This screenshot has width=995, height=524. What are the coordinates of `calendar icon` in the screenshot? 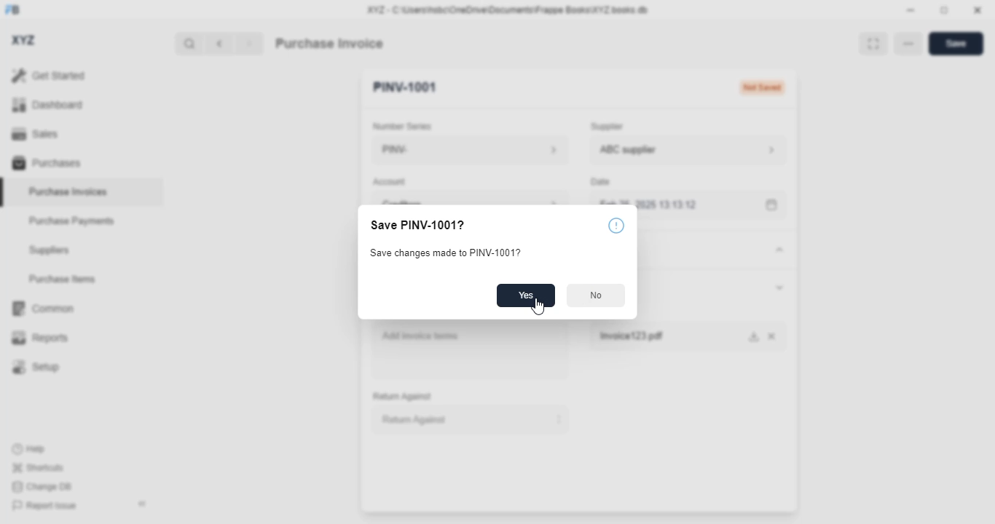 It's located at (768, 205).